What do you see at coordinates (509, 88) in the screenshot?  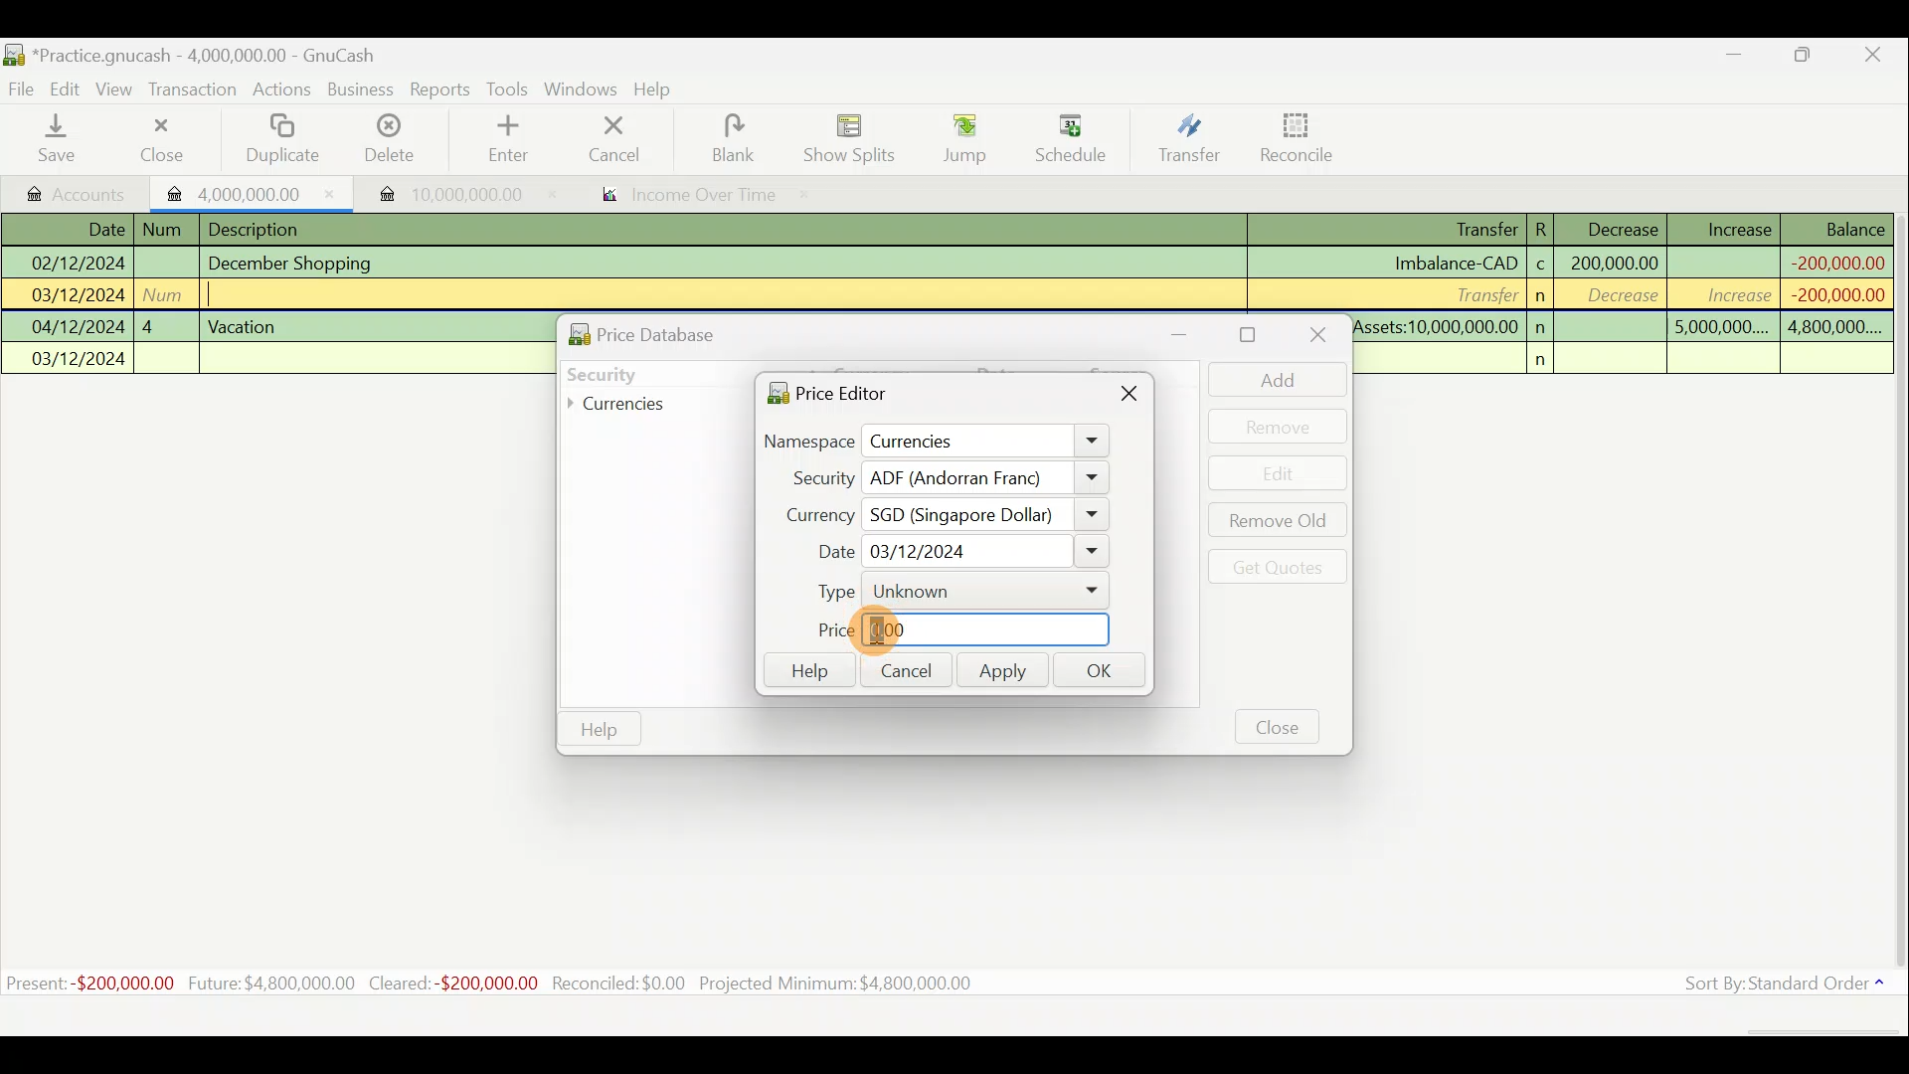 I see `Tools` at bounding box center [509, 88].